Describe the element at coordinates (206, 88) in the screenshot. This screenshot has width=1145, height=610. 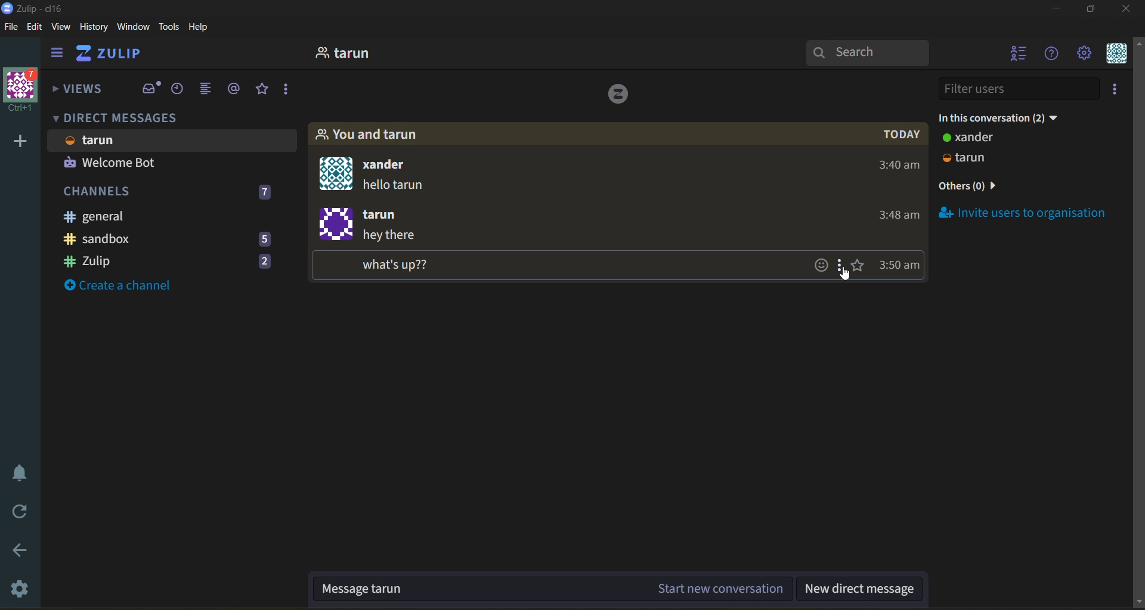
I see `combined feed` at that location.